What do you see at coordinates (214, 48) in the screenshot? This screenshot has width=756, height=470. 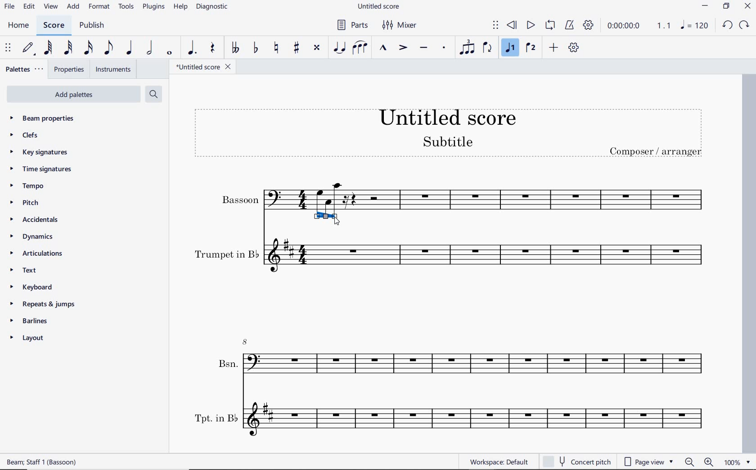 I see `rest` at bounding box center [214, 48].